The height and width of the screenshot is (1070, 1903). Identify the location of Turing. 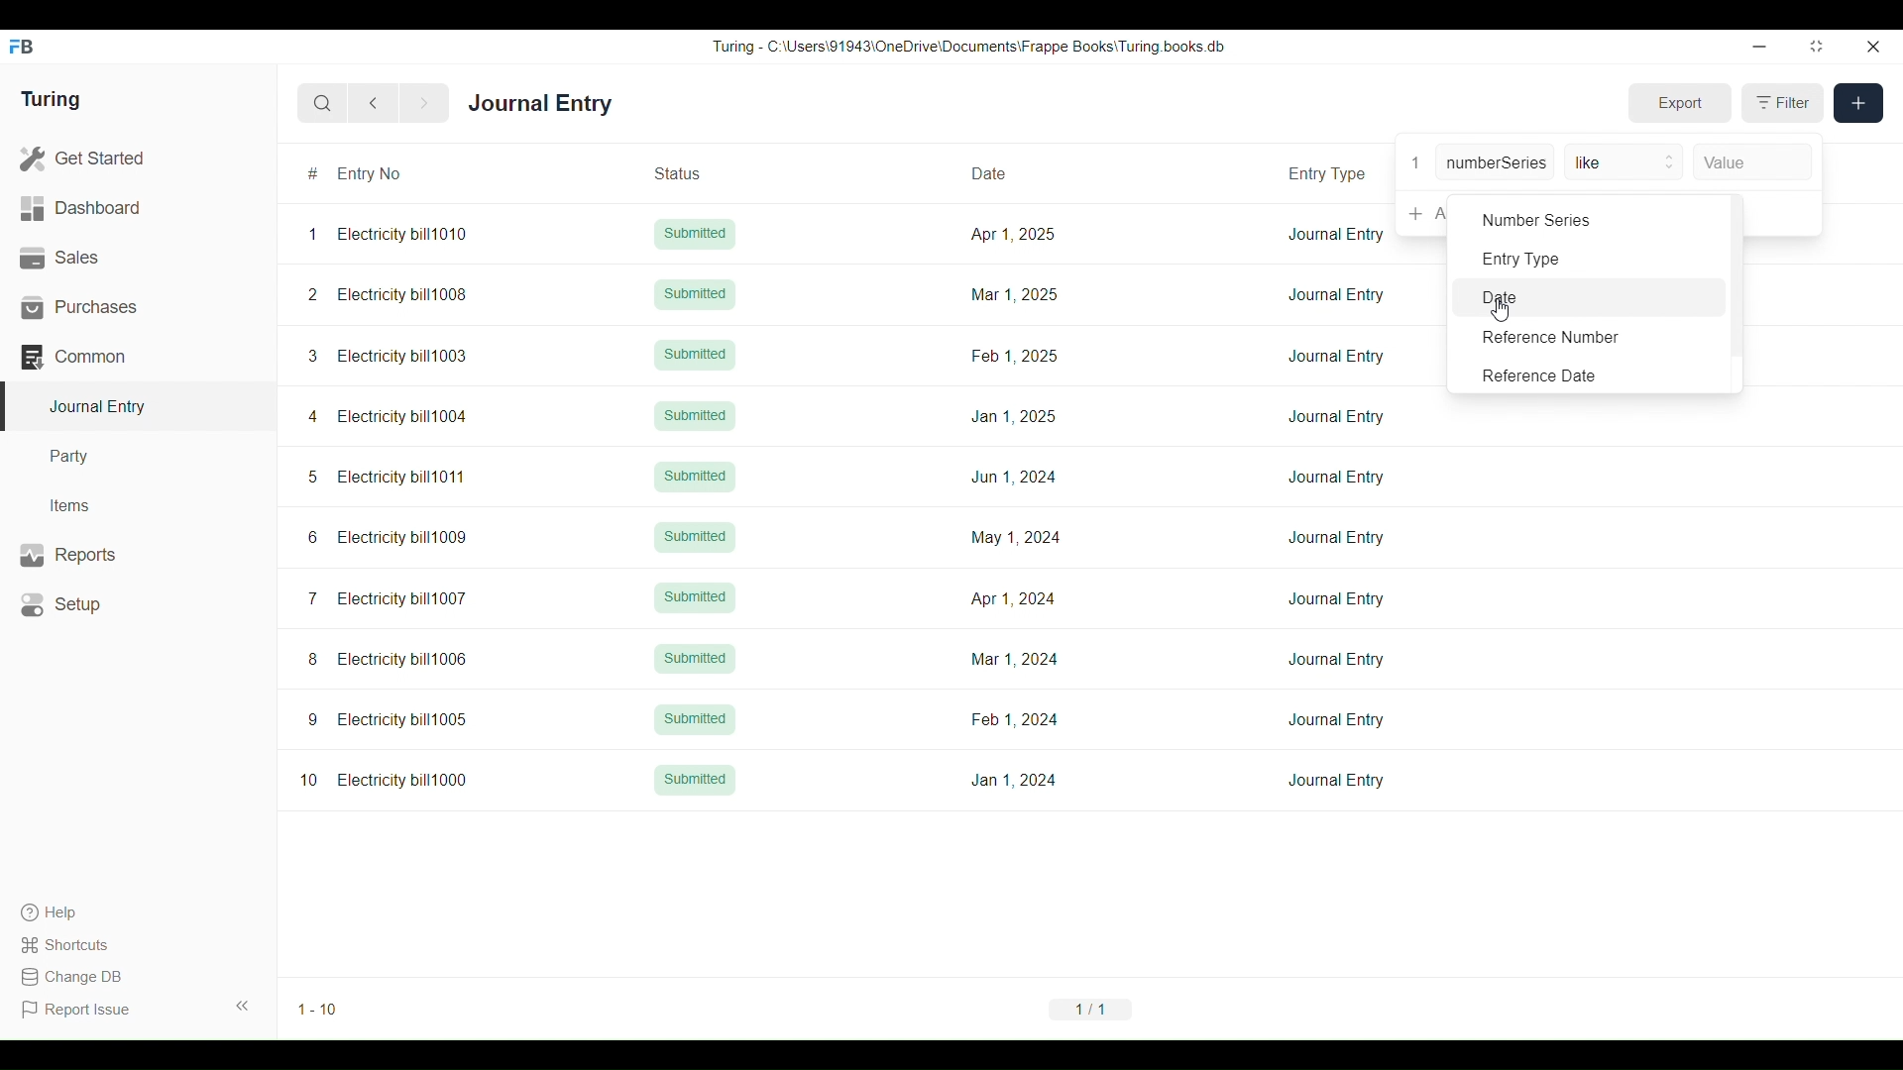
(52, 99).